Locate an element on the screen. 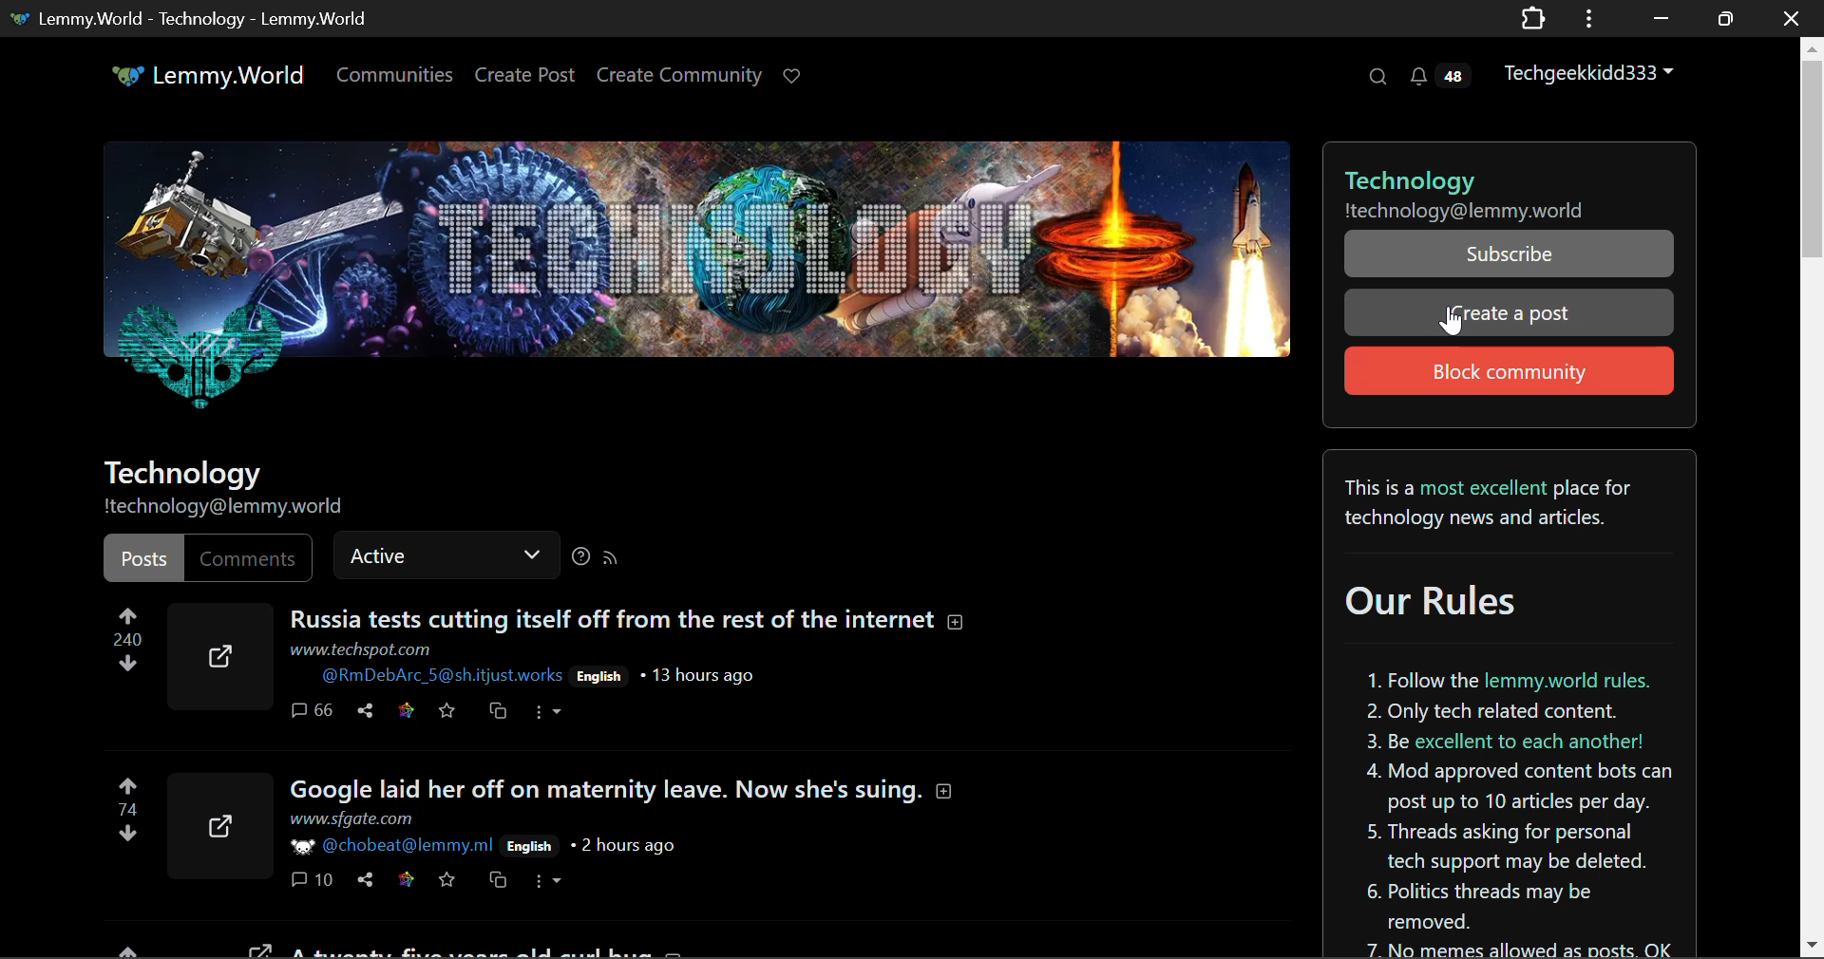 The image size is (1824, 959). Post Vote Counter is located at coordinates (126, 644).